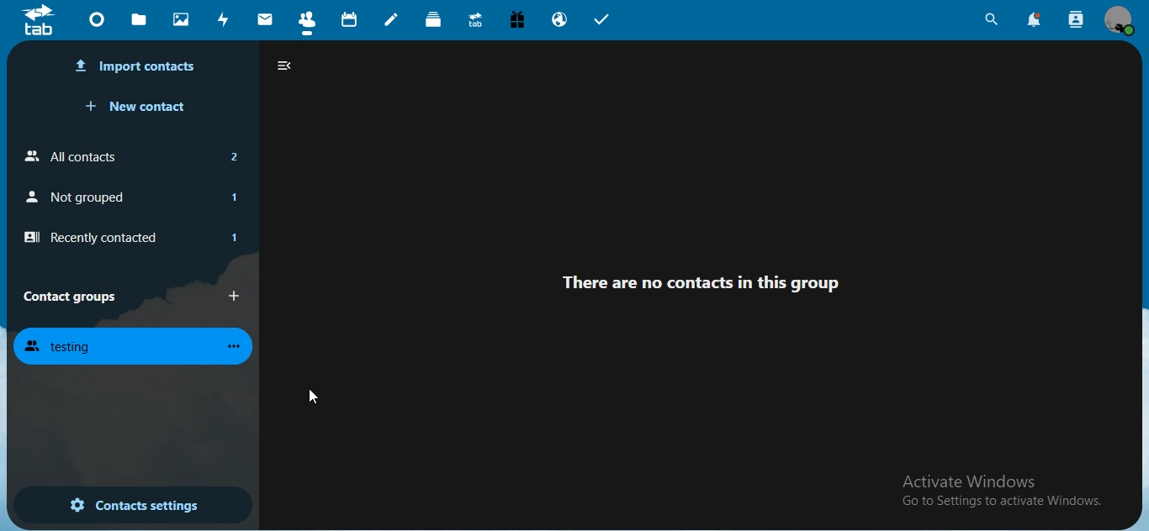  What do you see at coordinates (128, 195) in the screenshot?
I see `not grouped` at bounding box center [128, 195].